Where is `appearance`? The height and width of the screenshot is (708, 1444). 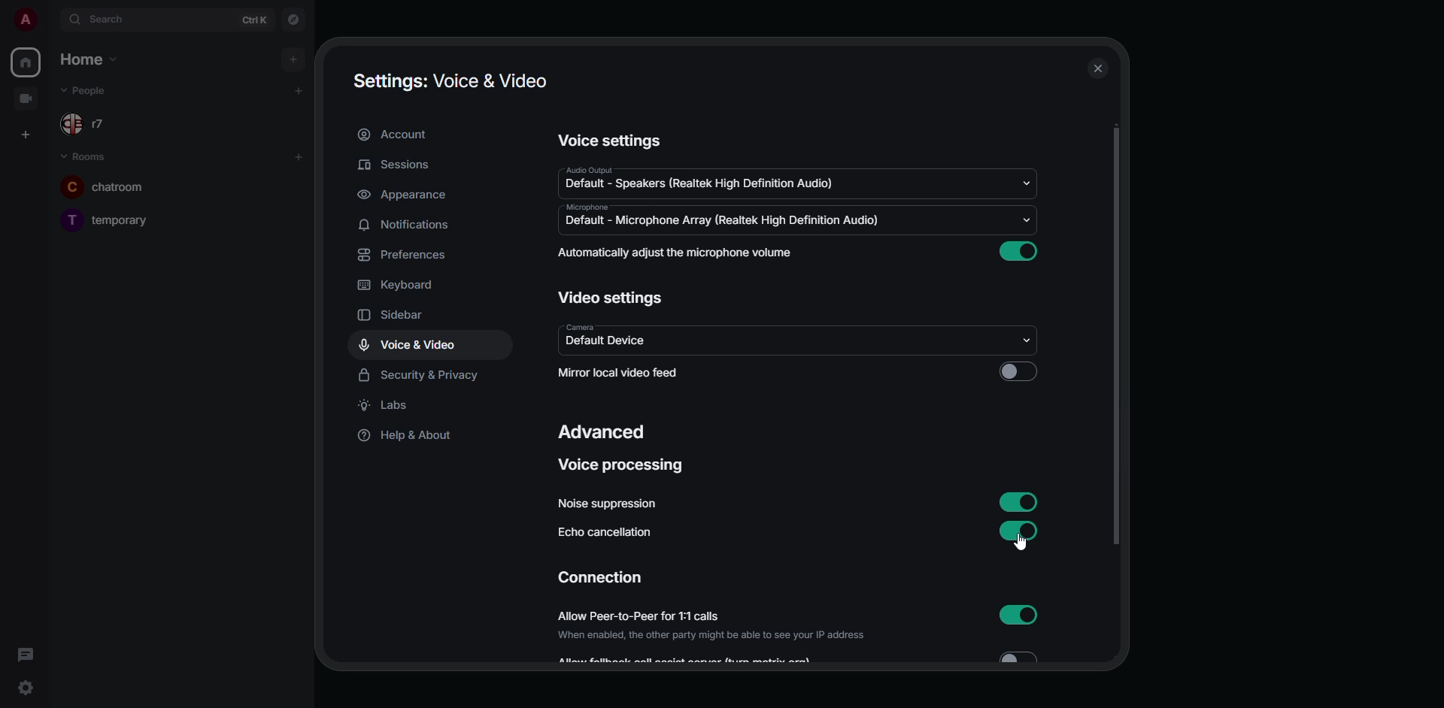
appearance is located at coordinates (402, 195).